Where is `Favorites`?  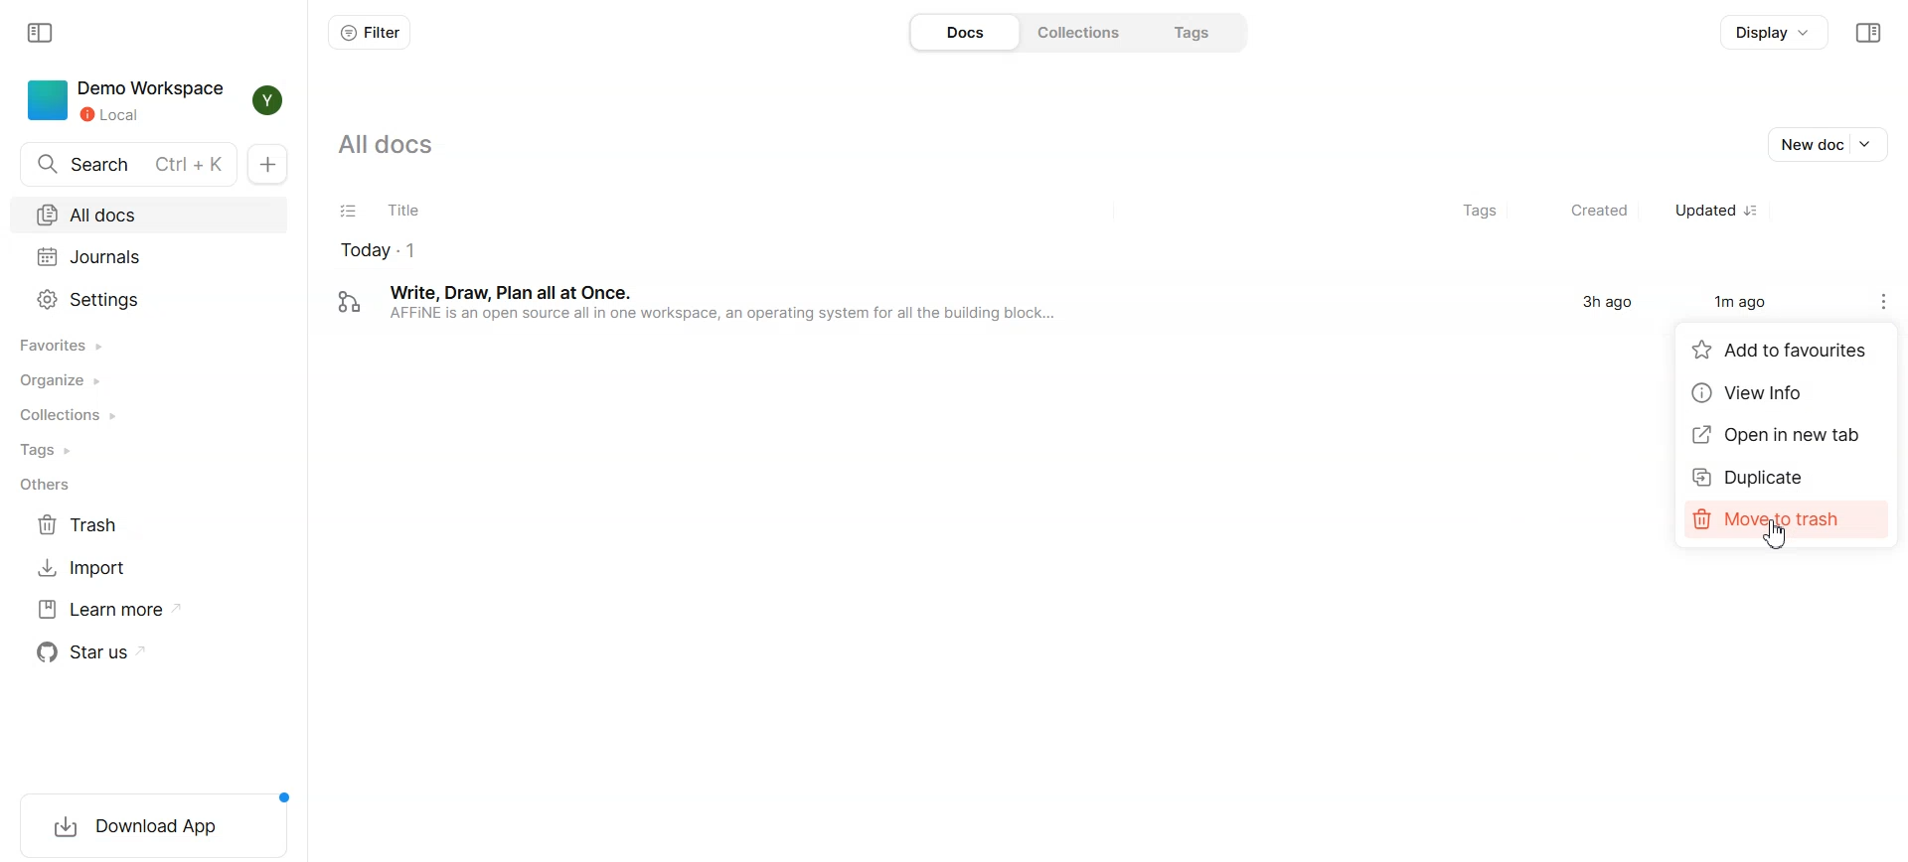 Favorites is located at coordinates (149, 345).